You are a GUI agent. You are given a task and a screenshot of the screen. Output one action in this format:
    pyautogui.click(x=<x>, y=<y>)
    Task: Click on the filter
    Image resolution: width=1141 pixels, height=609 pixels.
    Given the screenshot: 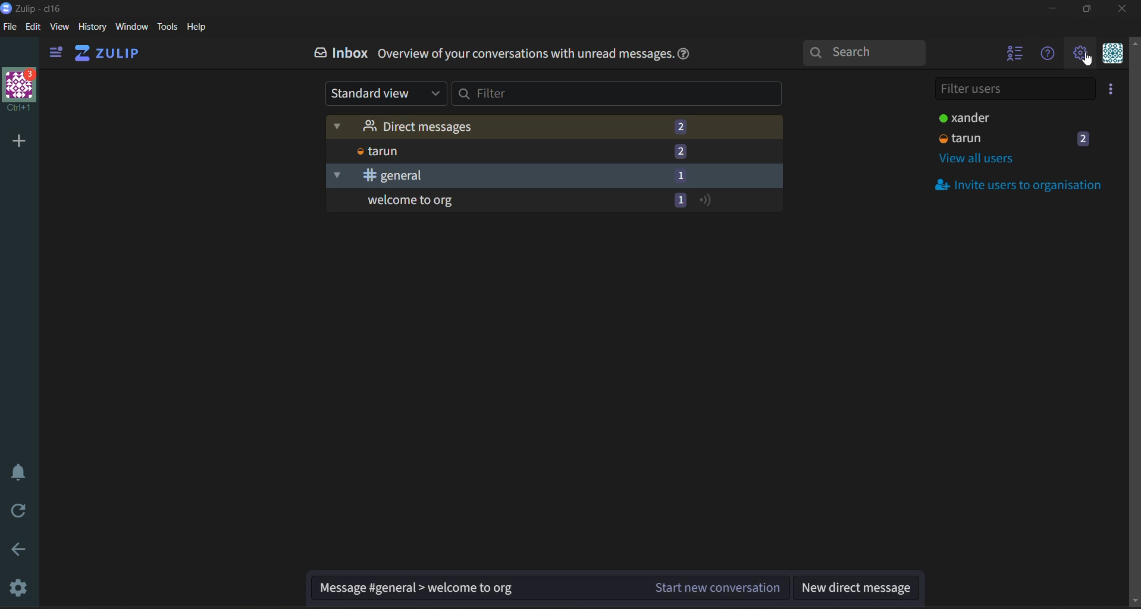 What is the action you would take?
    pyautogui.click(x=625, y=93)
    